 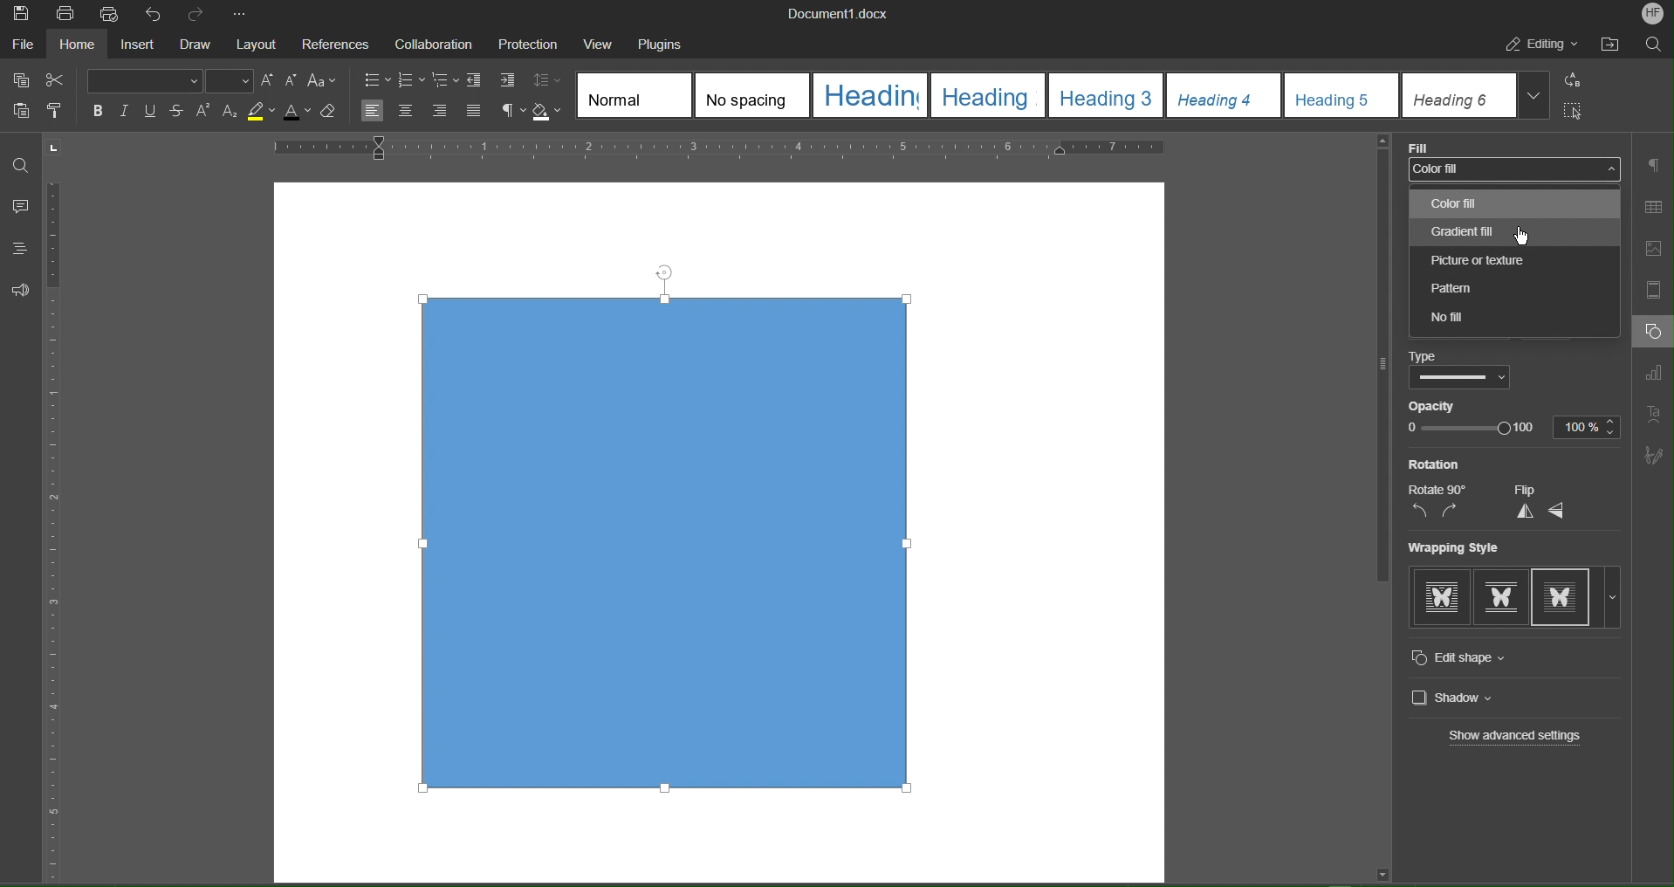 I want to click on Redo, so click(x=196, y=13).